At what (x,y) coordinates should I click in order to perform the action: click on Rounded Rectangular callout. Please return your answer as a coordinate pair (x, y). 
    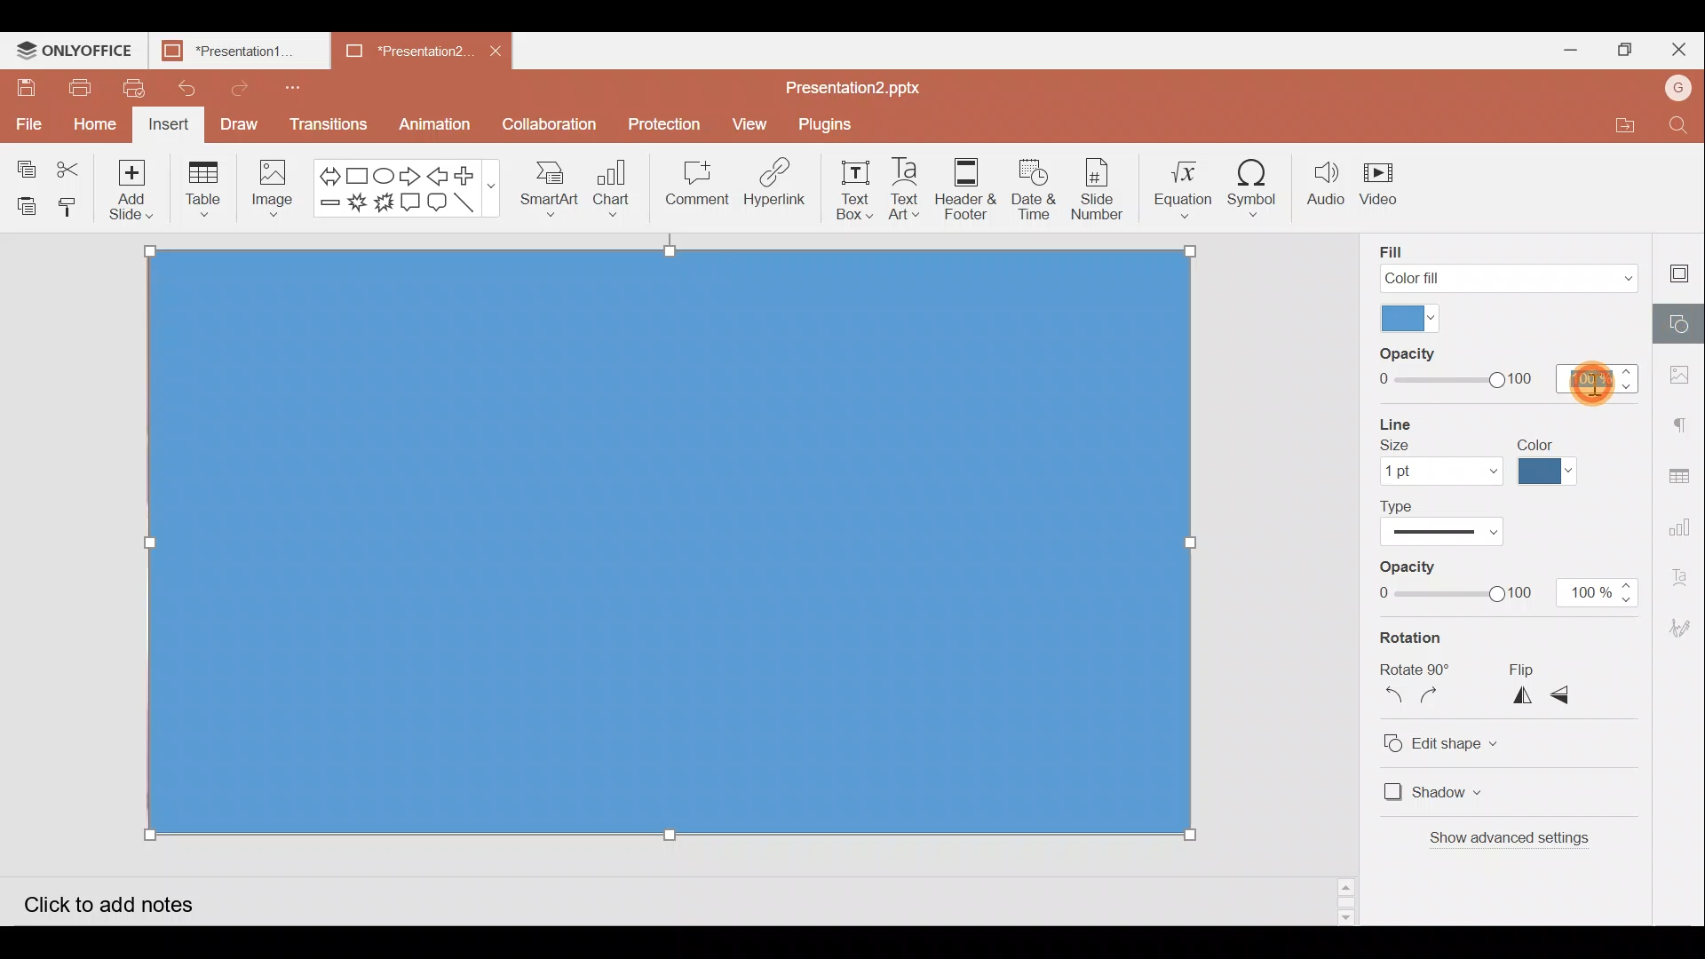
    Looking at the image, I should click on (439, 203).